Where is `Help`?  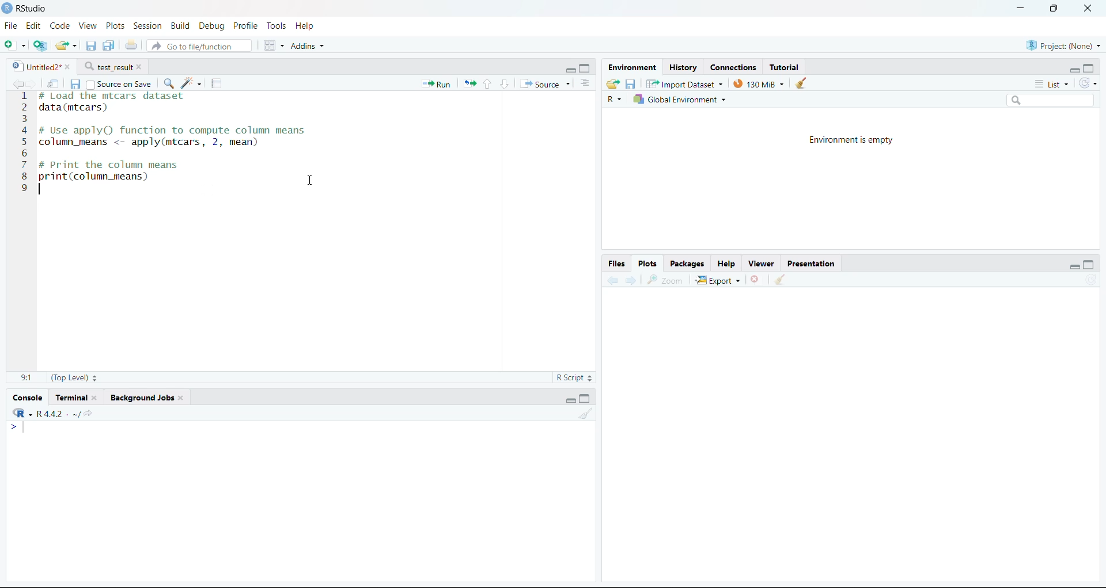 Help is located at coordinates (727, 262).